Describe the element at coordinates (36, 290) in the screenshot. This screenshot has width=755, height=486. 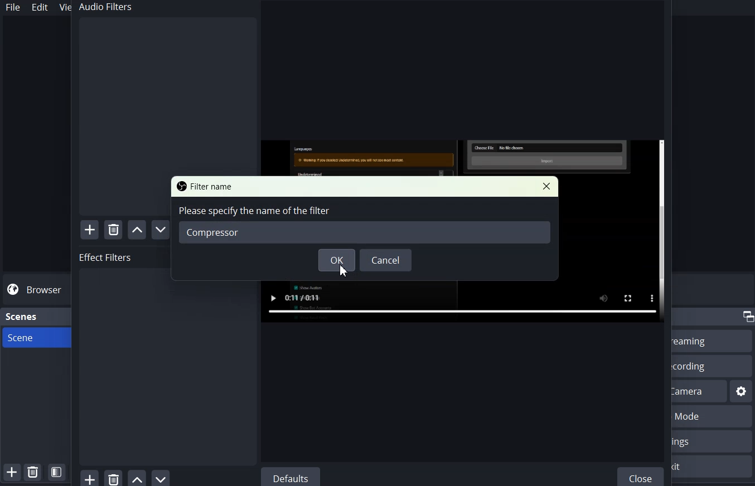
I see `Browse` at that location.